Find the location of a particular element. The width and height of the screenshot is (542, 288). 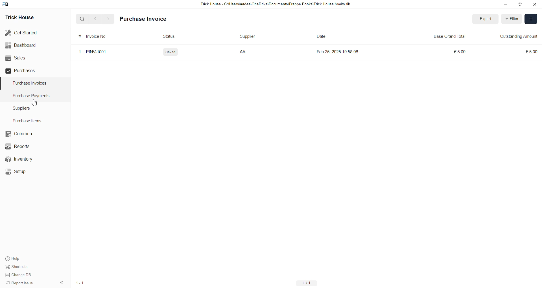

Suppliers is located at coordinates (21, 108).